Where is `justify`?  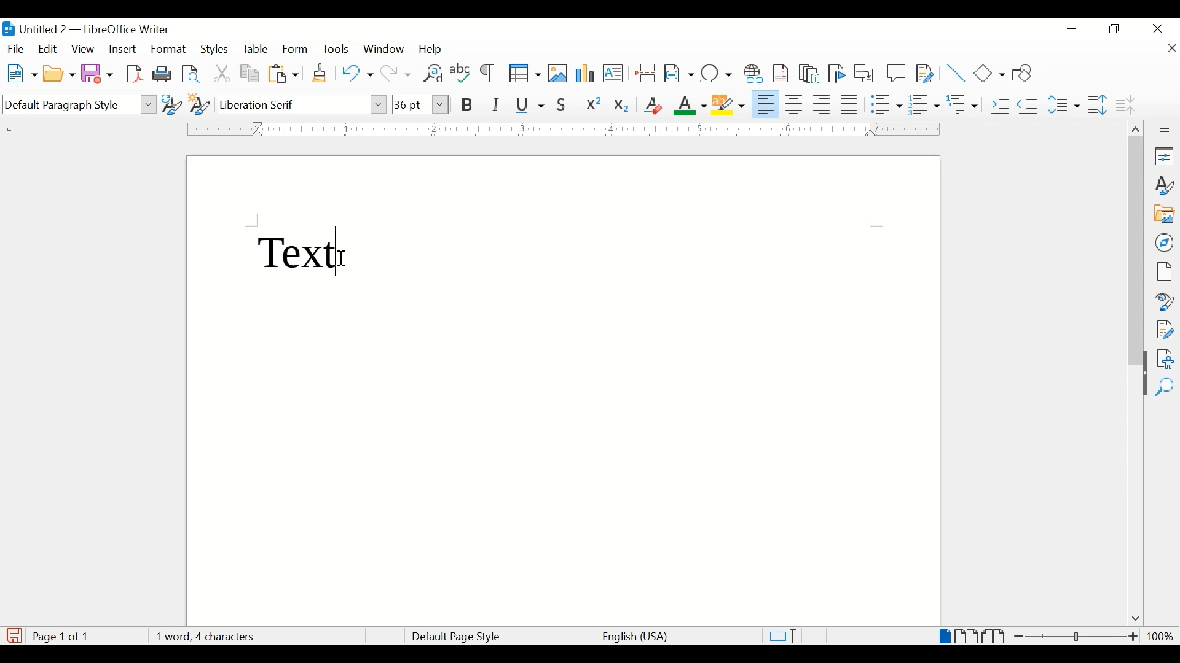 justify is located at coordinates (850, 104).